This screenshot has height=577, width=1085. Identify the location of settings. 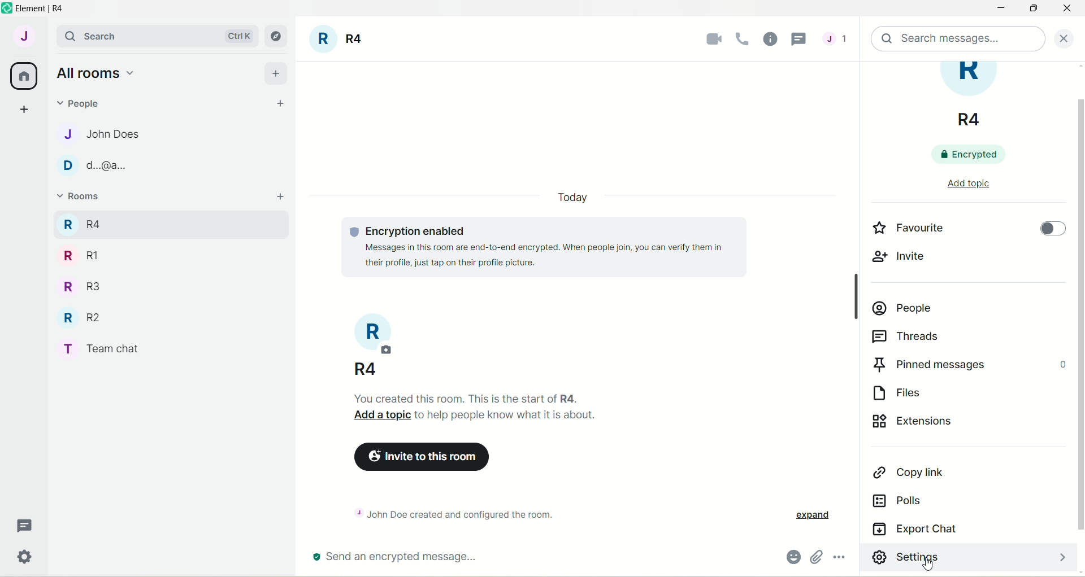
(27, 559).